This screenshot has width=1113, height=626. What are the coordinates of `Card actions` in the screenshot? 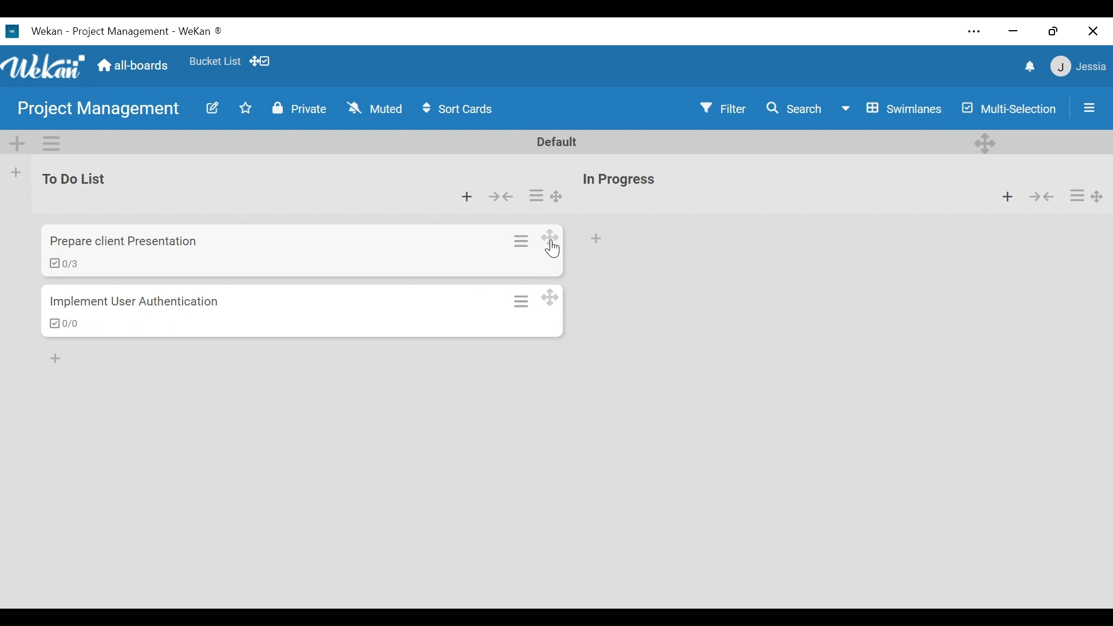 It's located at (523, 301).